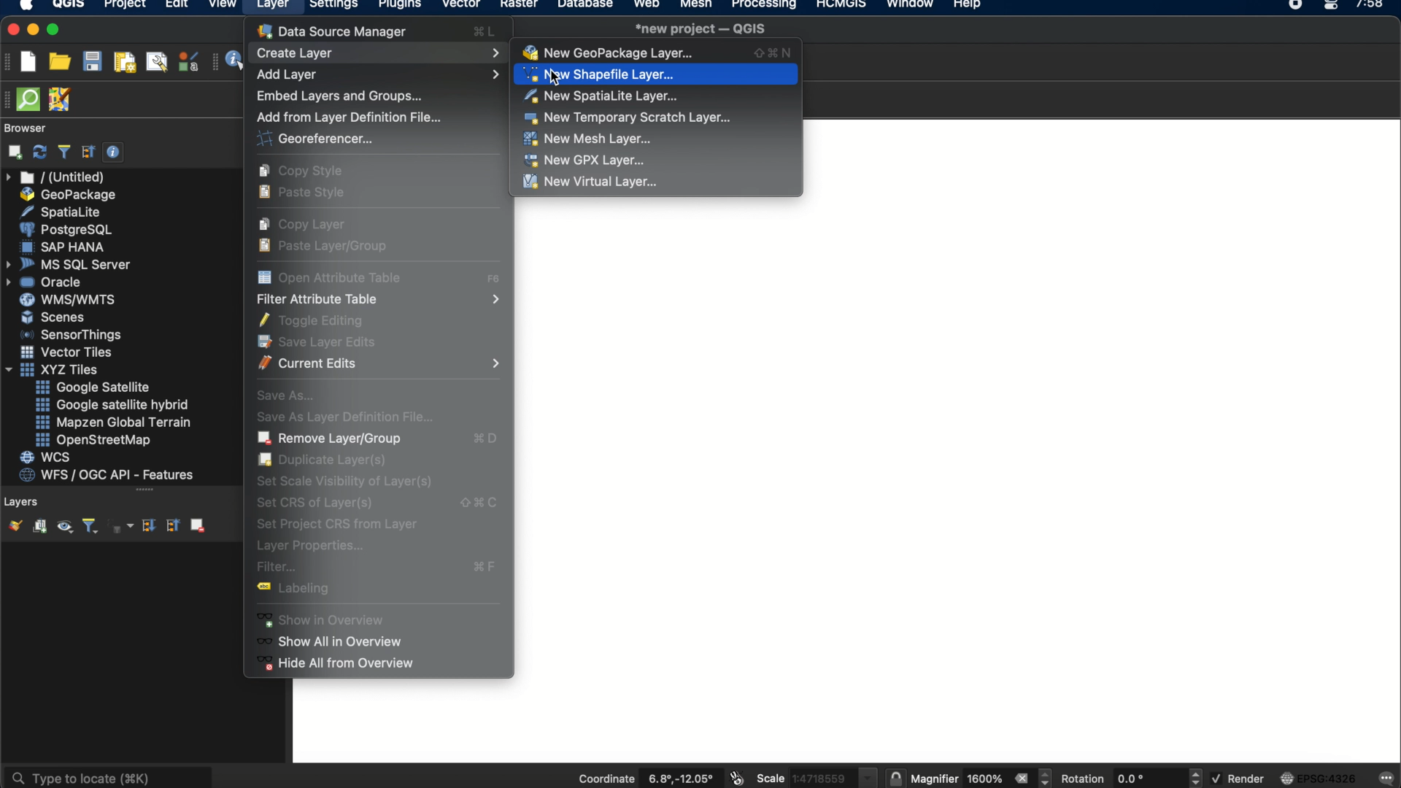 Image resolution: width=1401 pixels, height=788 pixels. What do you see at coordinates (122, 526) in the screenshot?
I see `filter legend by expression` at bounding box center [122, 526].